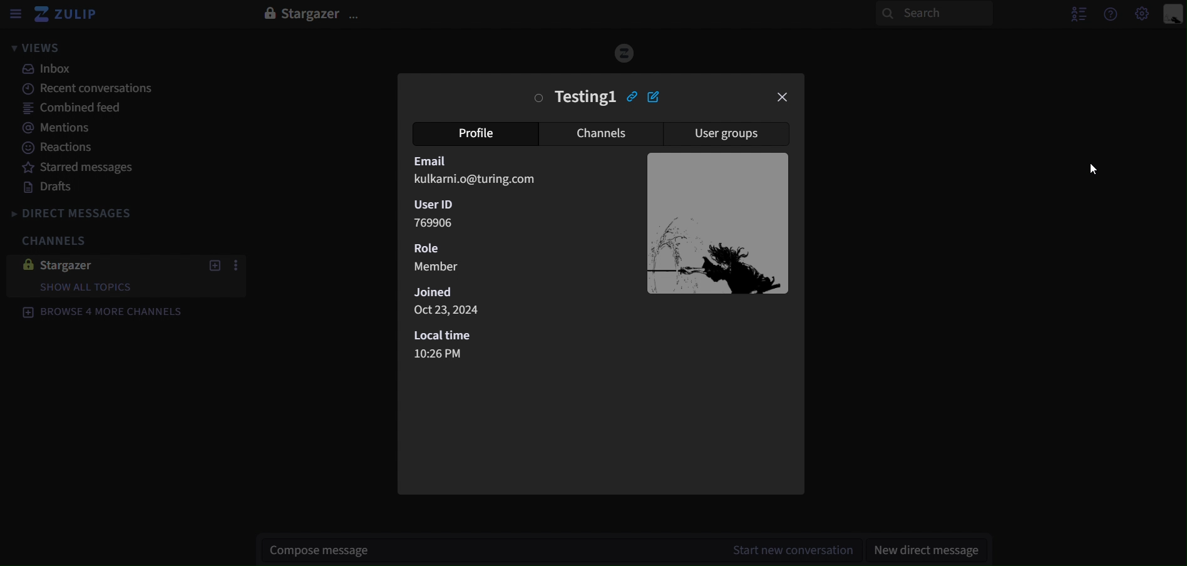 The height and width of the screenshot is (566, 1187). Describe the element at coordinates (73, 16) in the screenshot. I see `zulip` at that location.